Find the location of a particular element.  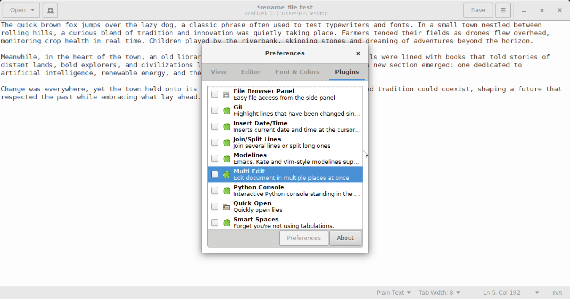

Create New Document is located at coordinates (50, 9).